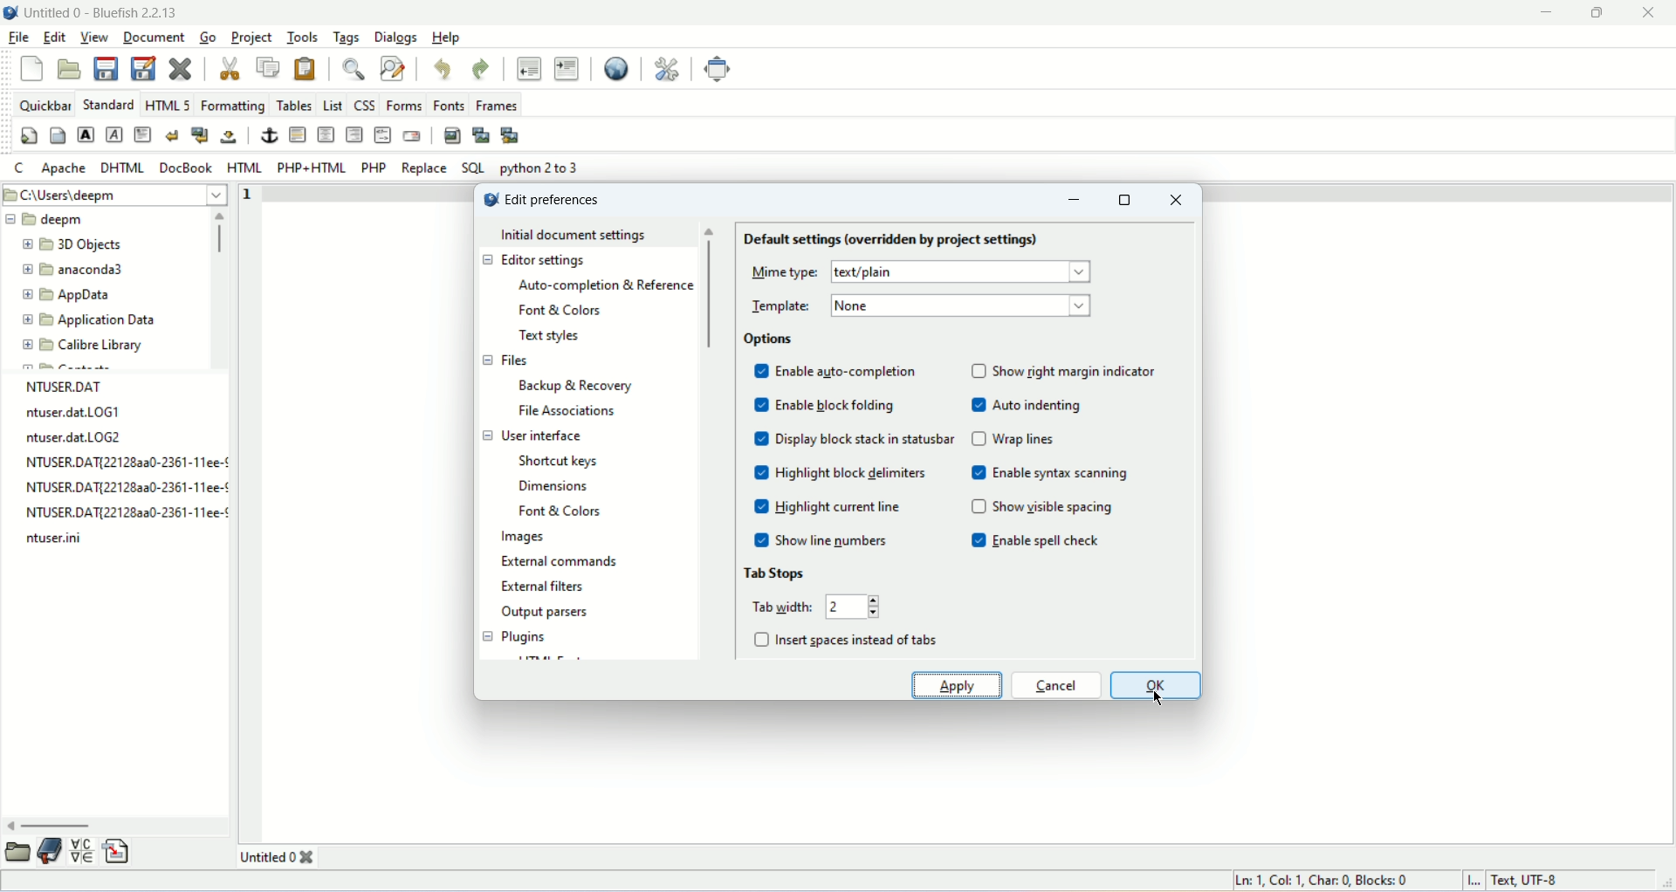  I want to click on tab storage, so click(776, 572).